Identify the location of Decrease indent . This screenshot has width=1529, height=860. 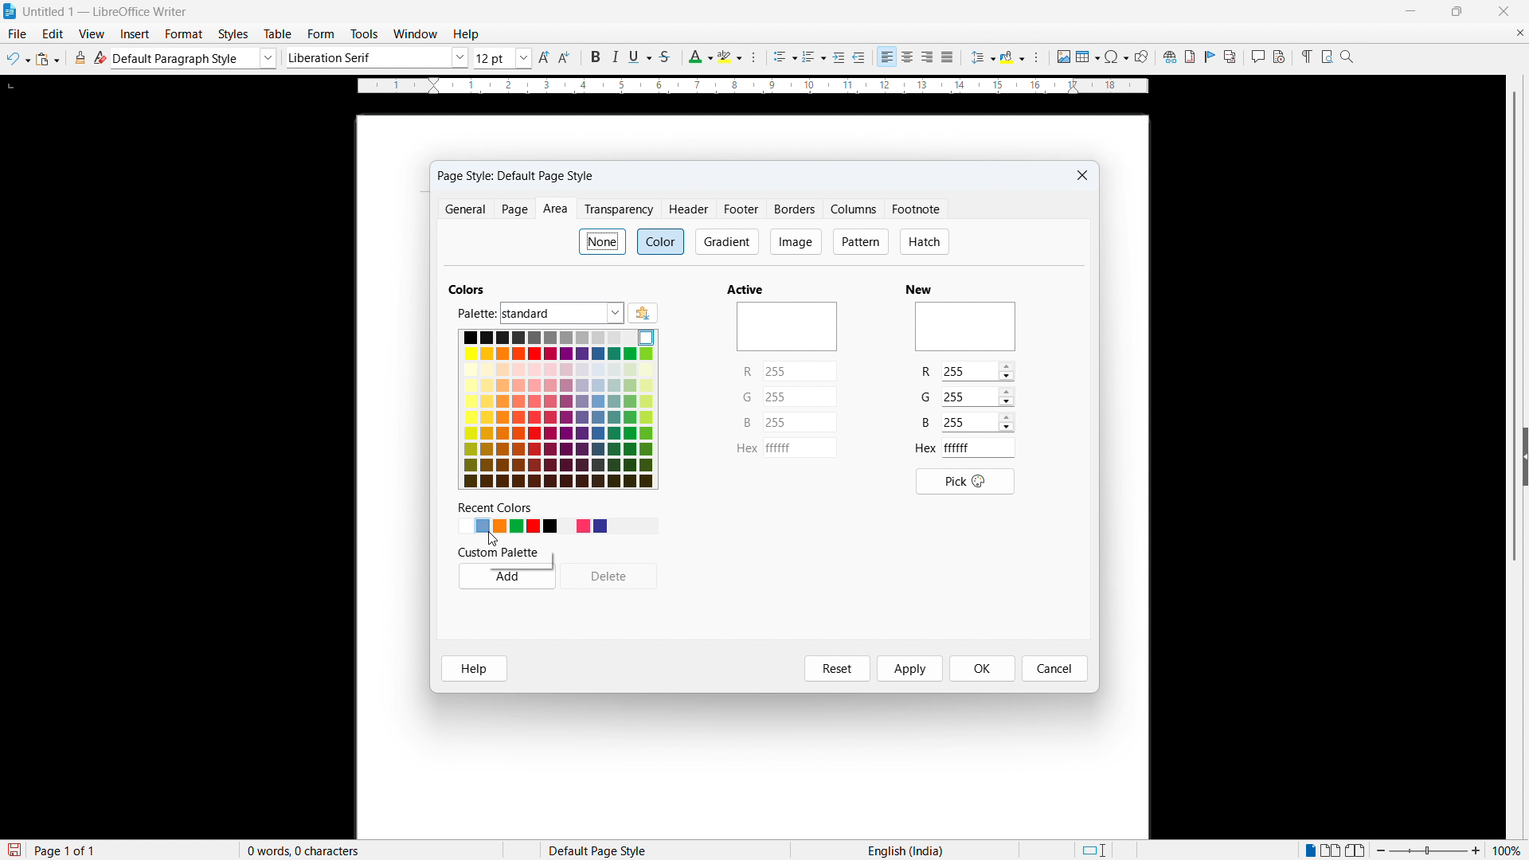
(860, 57).